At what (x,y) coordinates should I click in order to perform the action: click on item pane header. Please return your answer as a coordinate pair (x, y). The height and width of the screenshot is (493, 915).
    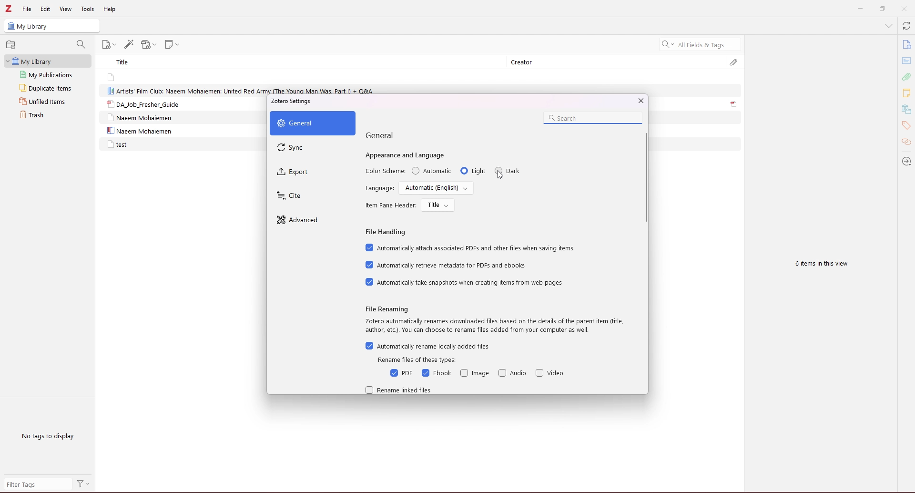
    Looking at the image, I should click on (390, 205).